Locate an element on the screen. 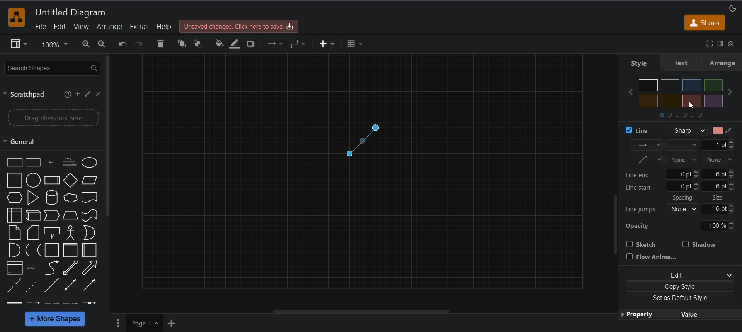  collapse/expand is located at coordinates (732, 44).